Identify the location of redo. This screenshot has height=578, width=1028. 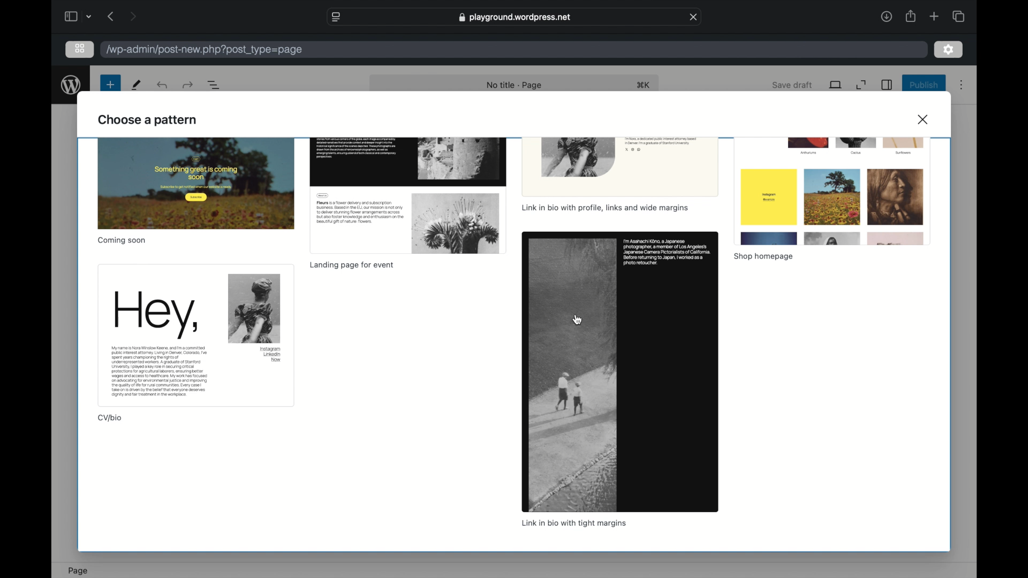
(163, 85).